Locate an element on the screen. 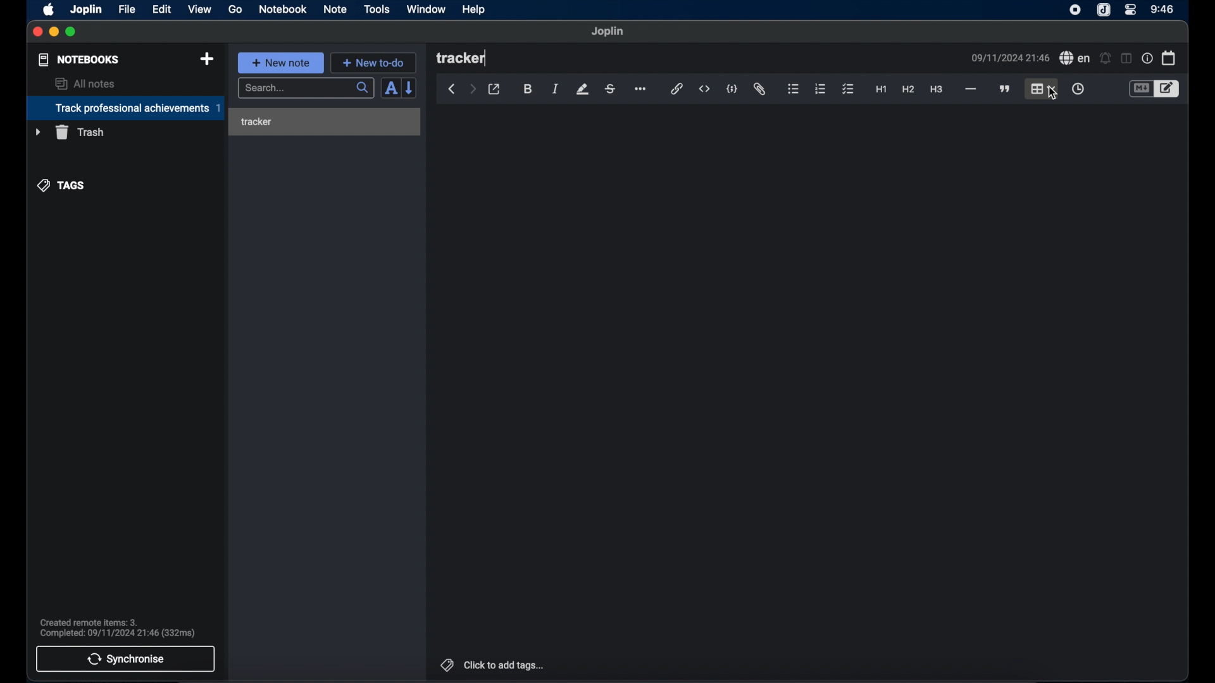  note properties is located at coordinates (1147, 58).